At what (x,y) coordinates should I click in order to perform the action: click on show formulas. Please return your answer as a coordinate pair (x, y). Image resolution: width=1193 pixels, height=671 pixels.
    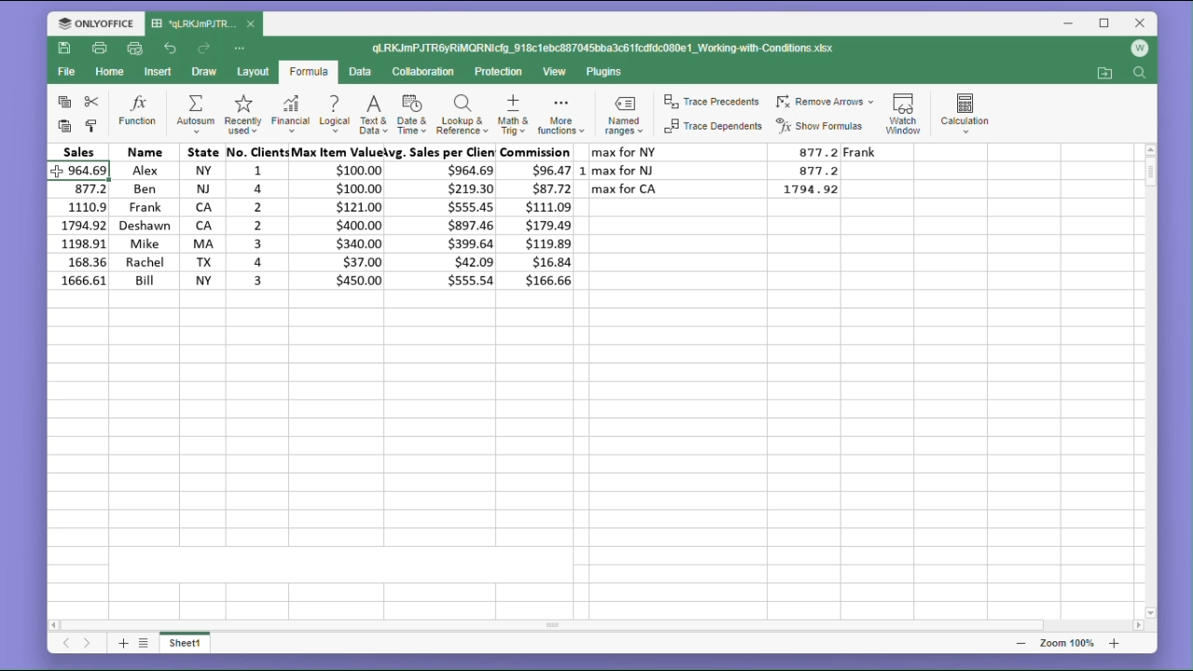
    Looking at the image, I should click on (824, 126).